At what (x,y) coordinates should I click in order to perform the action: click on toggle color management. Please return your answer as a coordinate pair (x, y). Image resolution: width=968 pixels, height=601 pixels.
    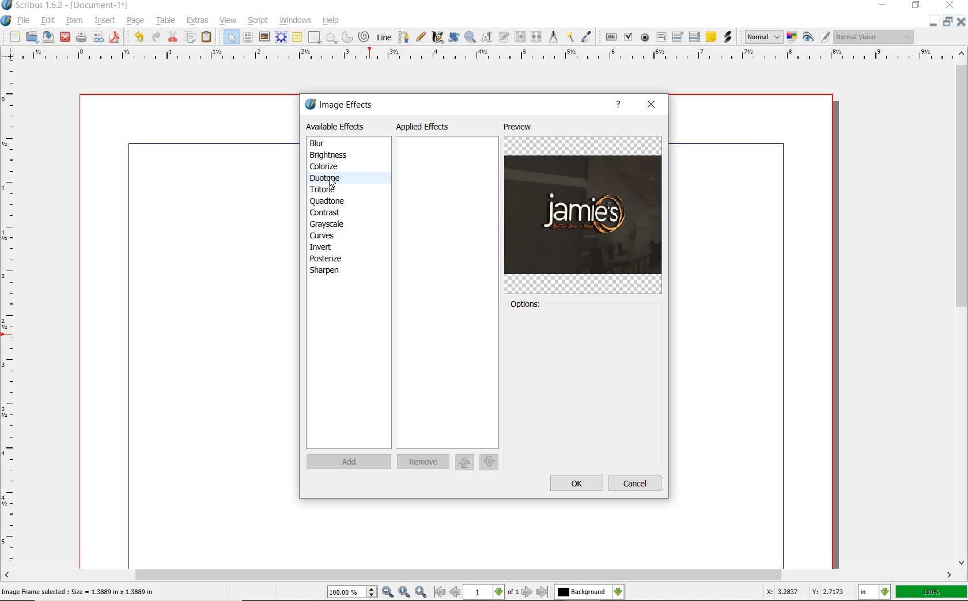
    Looking at the image, I should click on (792, 37).